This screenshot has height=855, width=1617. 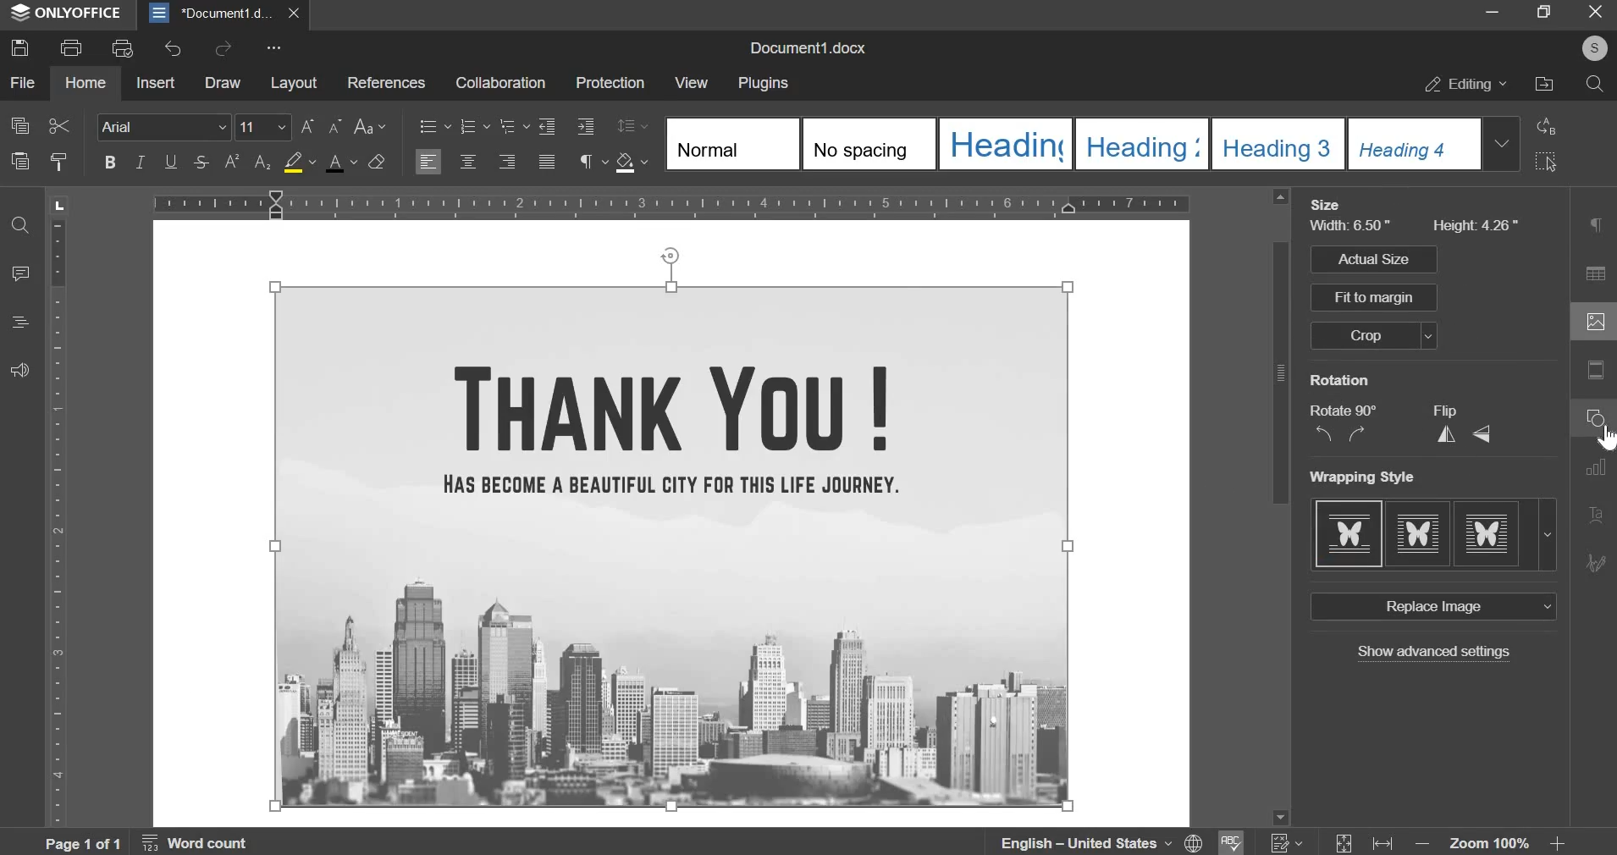 What do you see at coordinates (264, 162) in the screenshot?
I see `subscript` at bounding box center [264, 162].